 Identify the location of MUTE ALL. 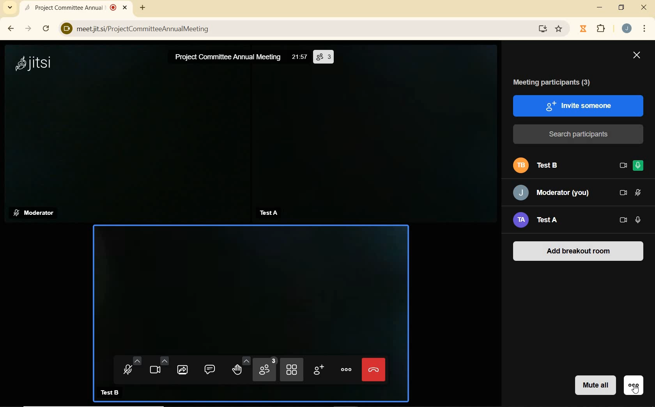
(594, 386).